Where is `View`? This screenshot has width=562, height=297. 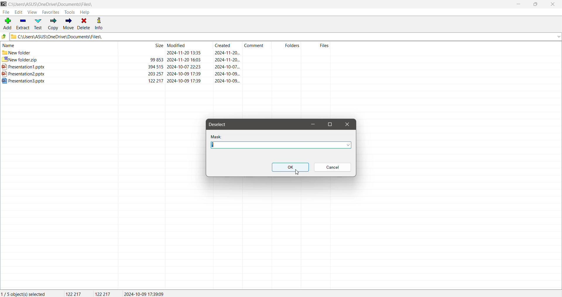 View is located at coordinates (32, 12).